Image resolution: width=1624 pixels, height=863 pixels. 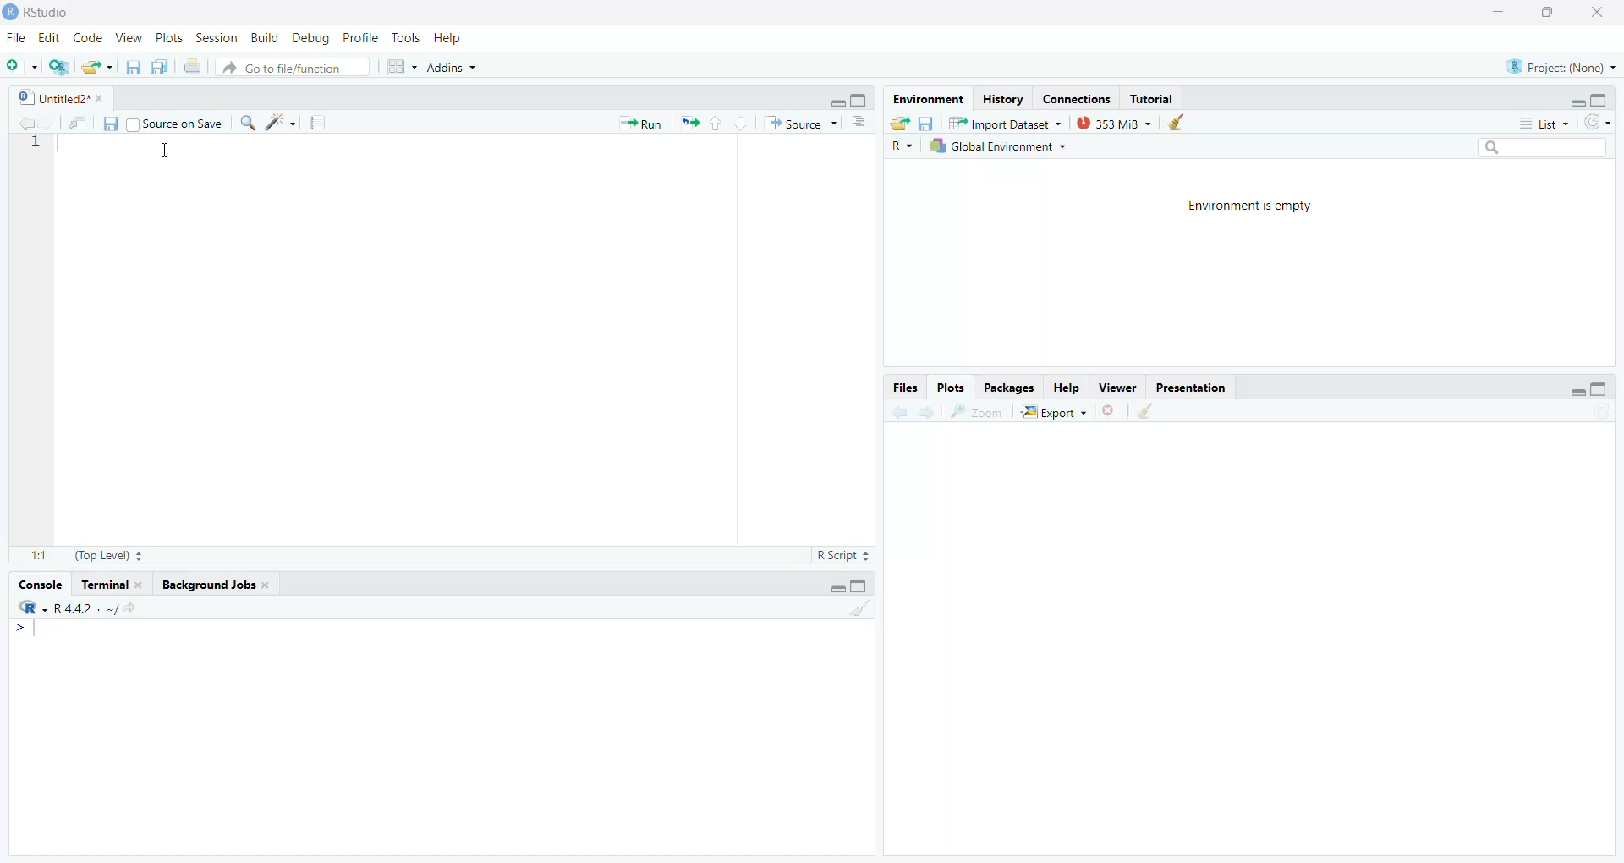 I want to click on zoom, so click(x=975, y=412).